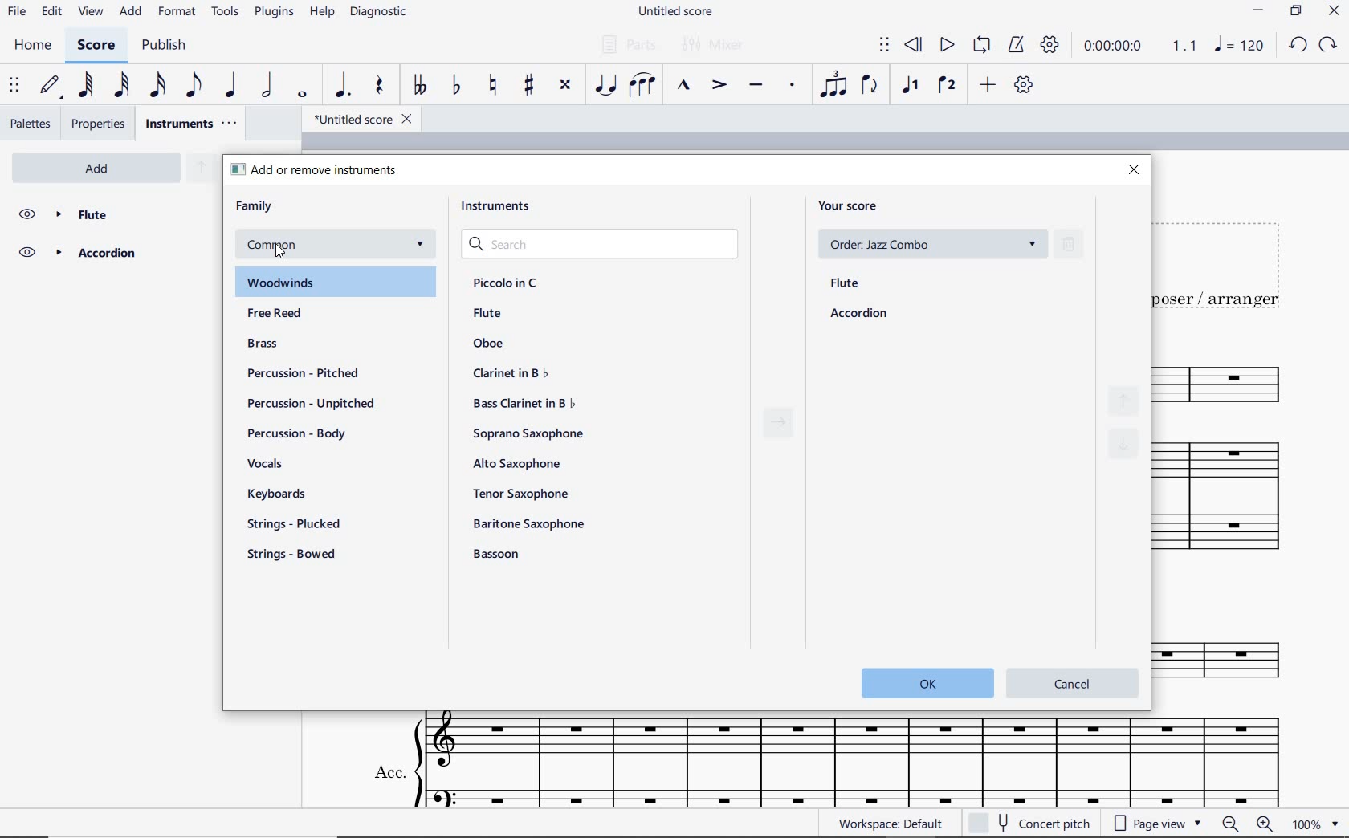 This screenshot has height=838, width=1349. I want to click on FILE NAME, so click(674, 13).